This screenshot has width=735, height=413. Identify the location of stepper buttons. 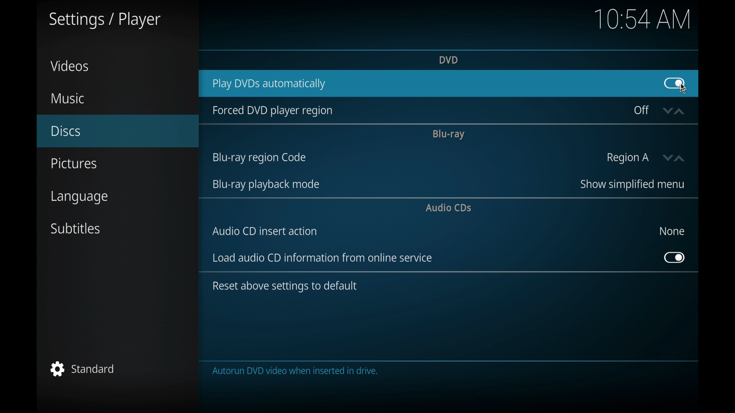
(675, 158).